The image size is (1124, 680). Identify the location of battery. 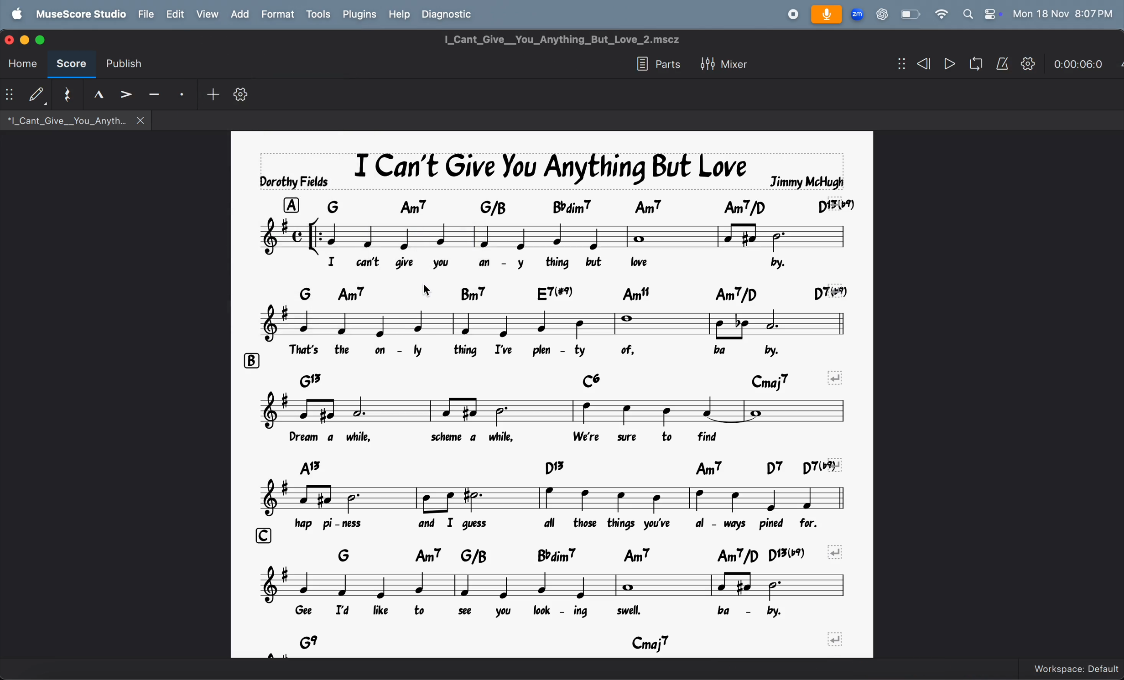
(909, 14).